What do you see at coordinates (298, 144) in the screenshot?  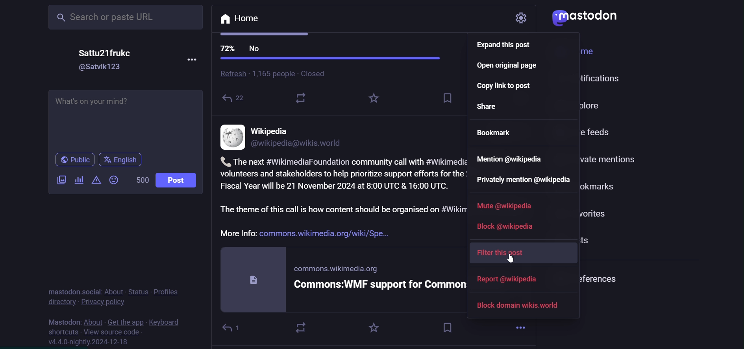 I see `id` at bounding box center [298, 144].